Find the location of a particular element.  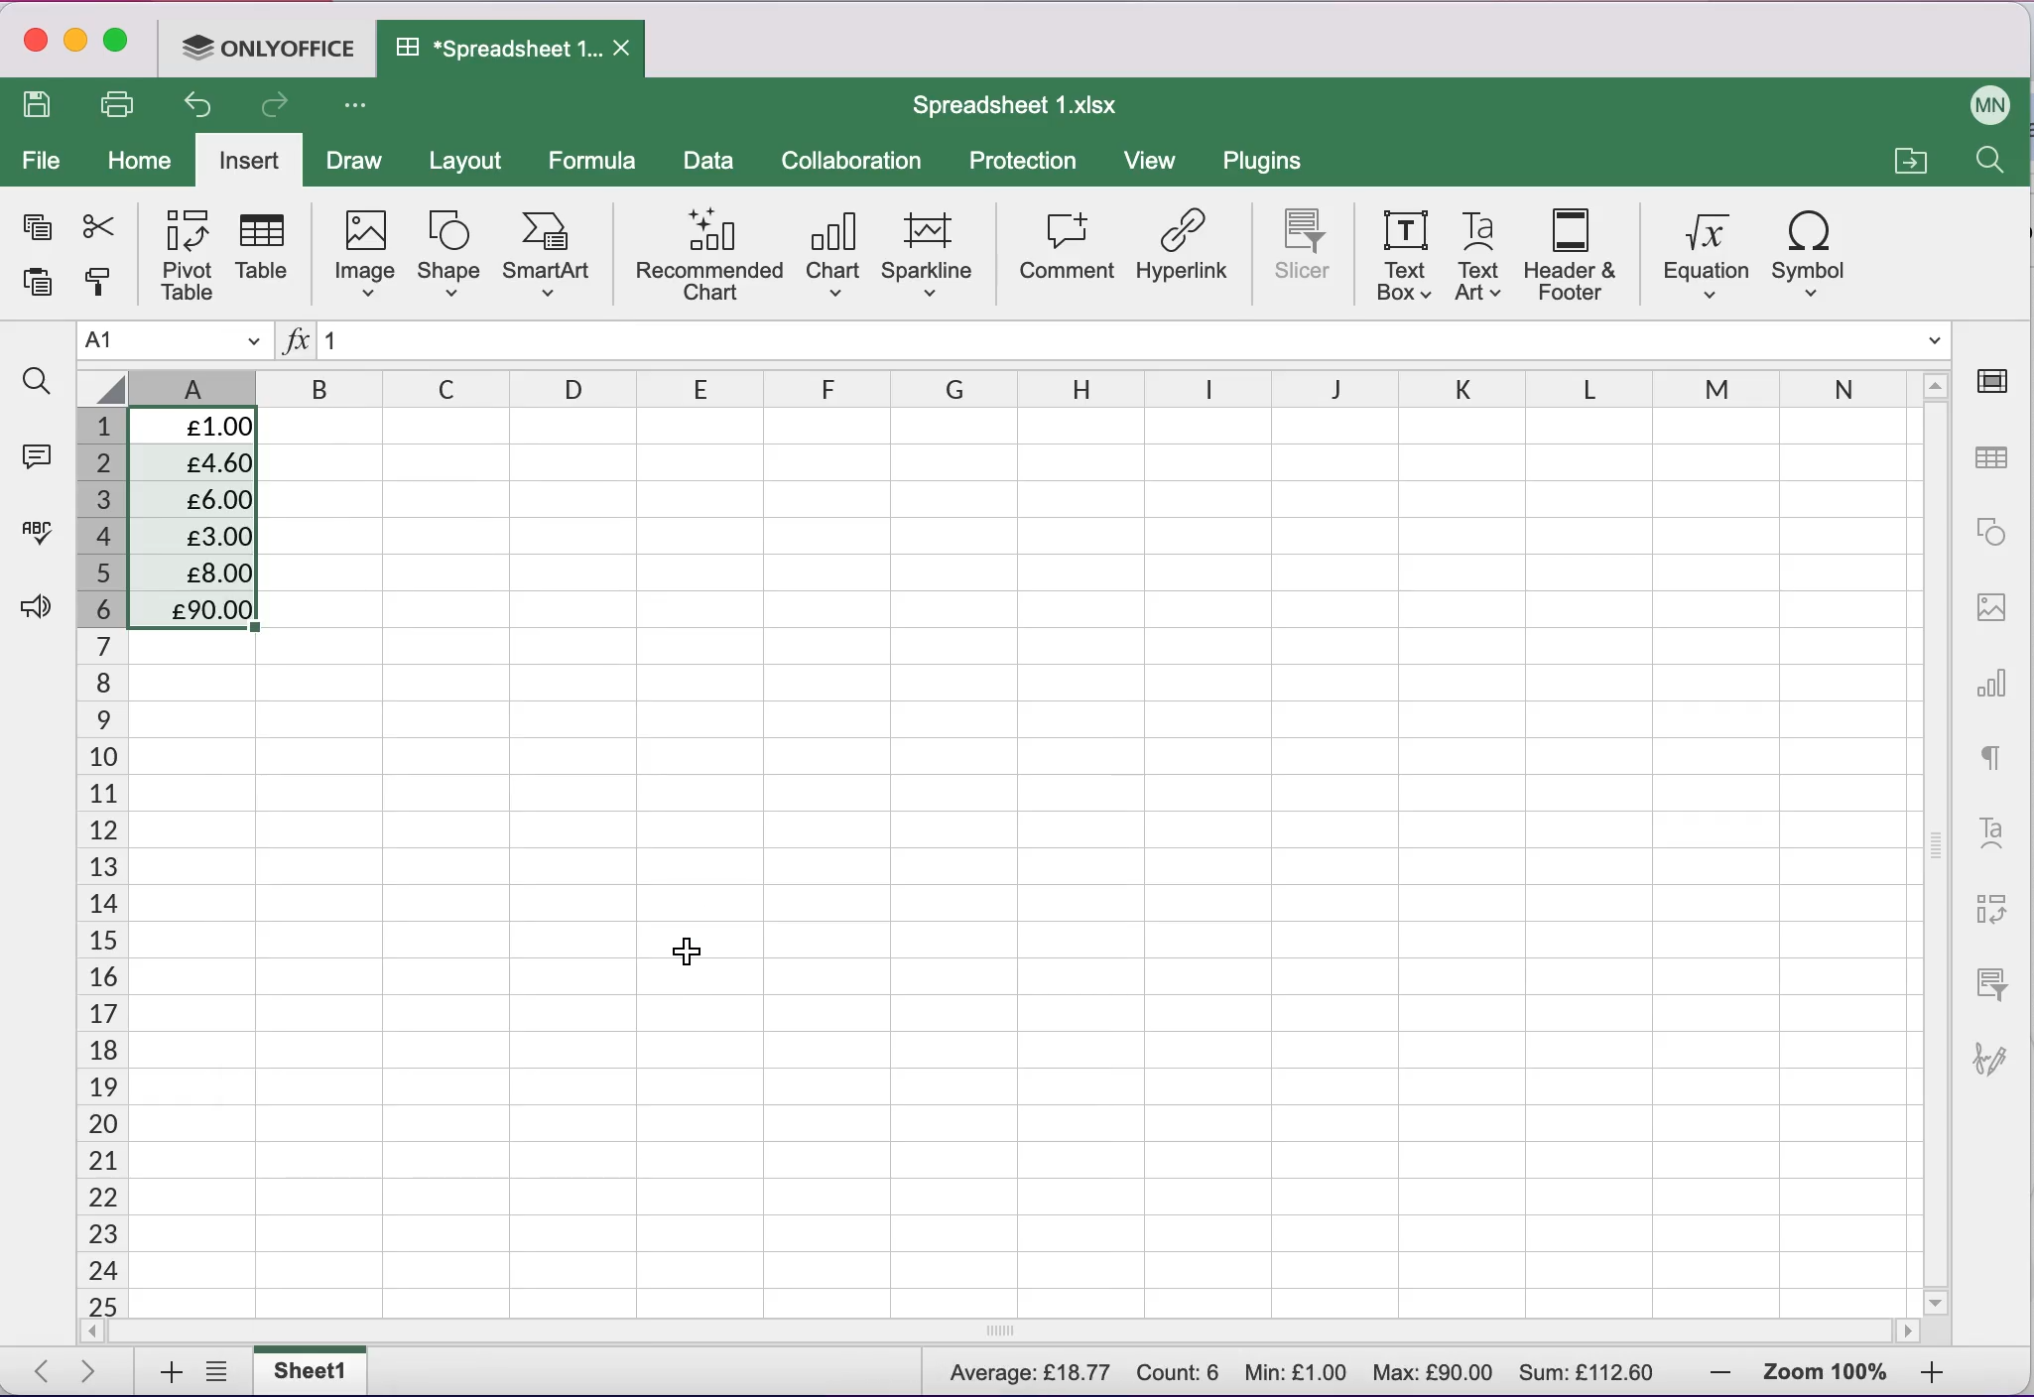

Min: £1.00 is located at coordinates (1293, 1371).